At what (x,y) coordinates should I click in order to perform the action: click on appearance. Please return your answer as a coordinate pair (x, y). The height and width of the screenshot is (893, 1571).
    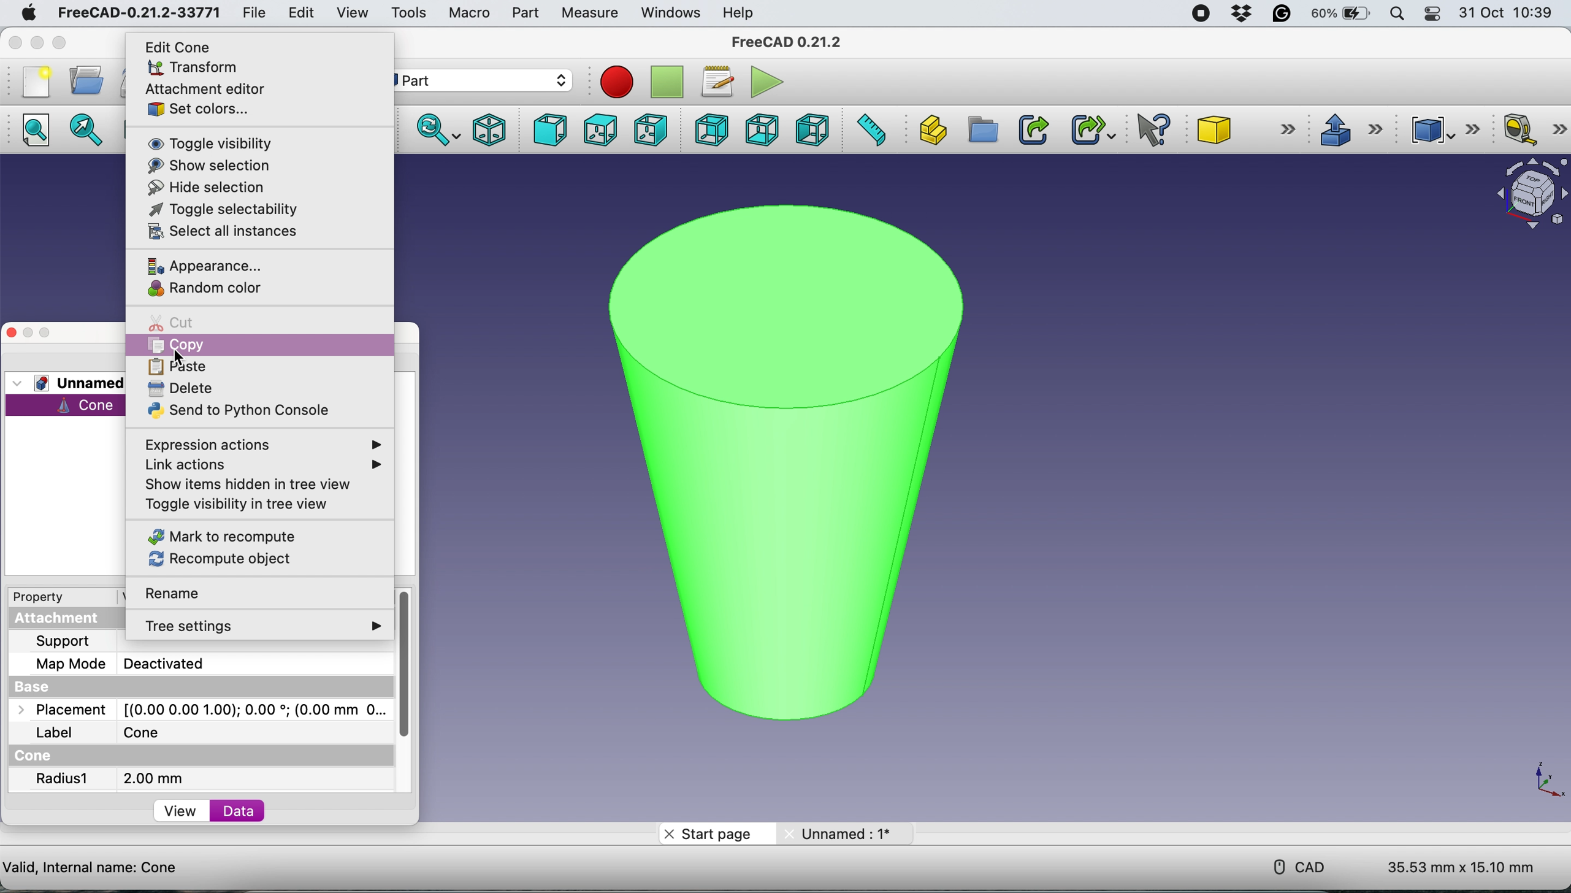
    Looking at the image, I should click on (209, 264).